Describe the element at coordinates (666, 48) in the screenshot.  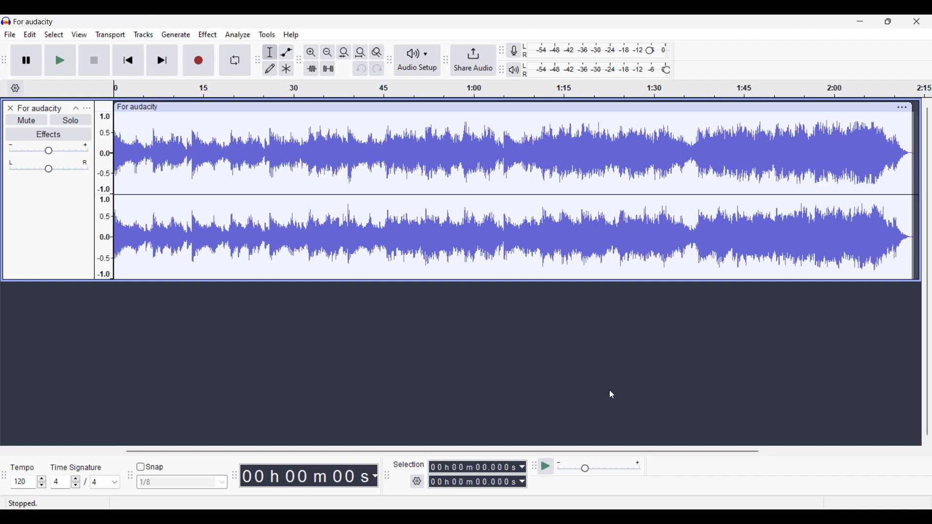
I see `0` at that location.